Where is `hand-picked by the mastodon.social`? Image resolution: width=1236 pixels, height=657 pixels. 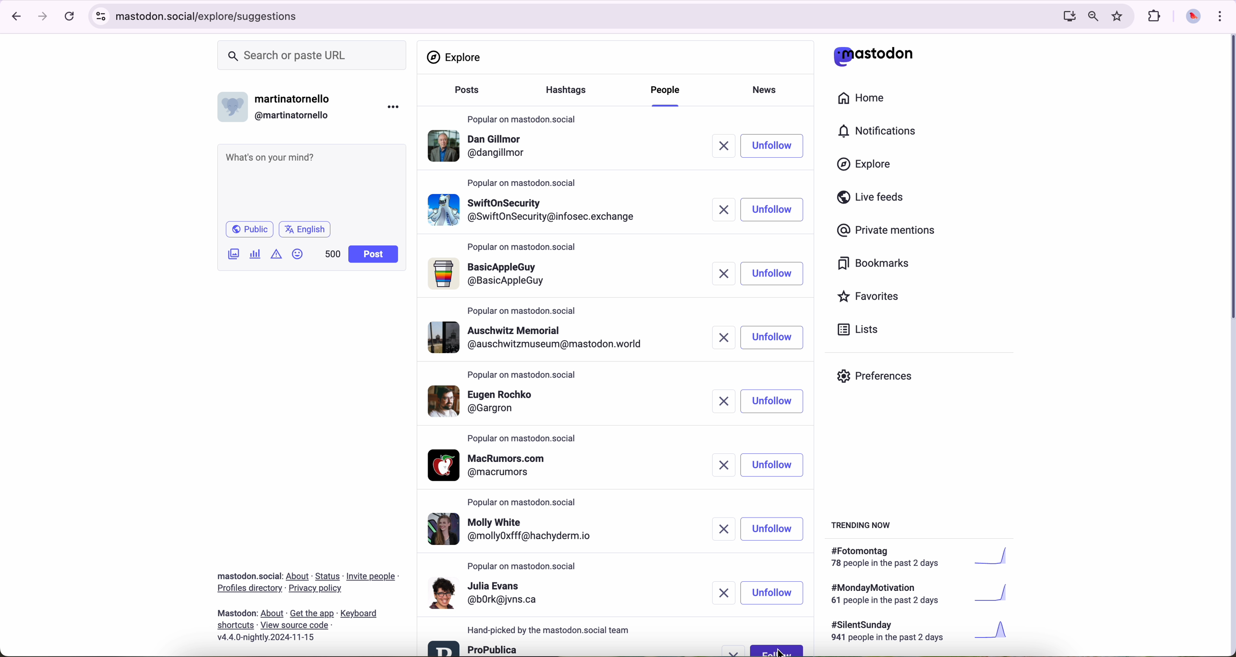 hand-picked by the mastodon.social is located at coordinates (555, 630).